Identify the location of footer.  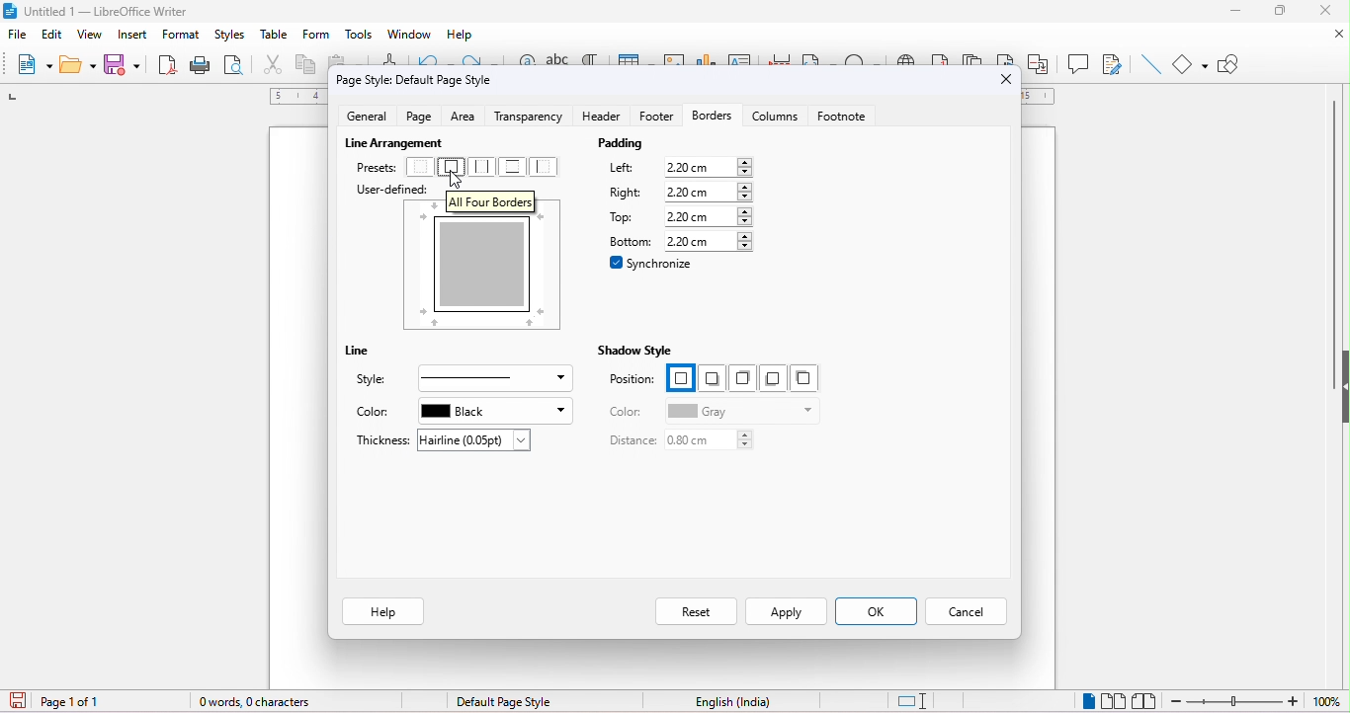
(652, 121).